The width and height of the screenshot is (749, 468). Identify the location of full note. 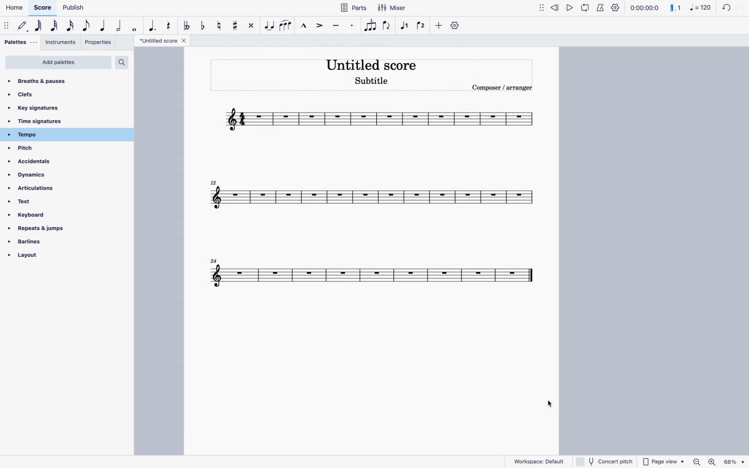
(136, 28).